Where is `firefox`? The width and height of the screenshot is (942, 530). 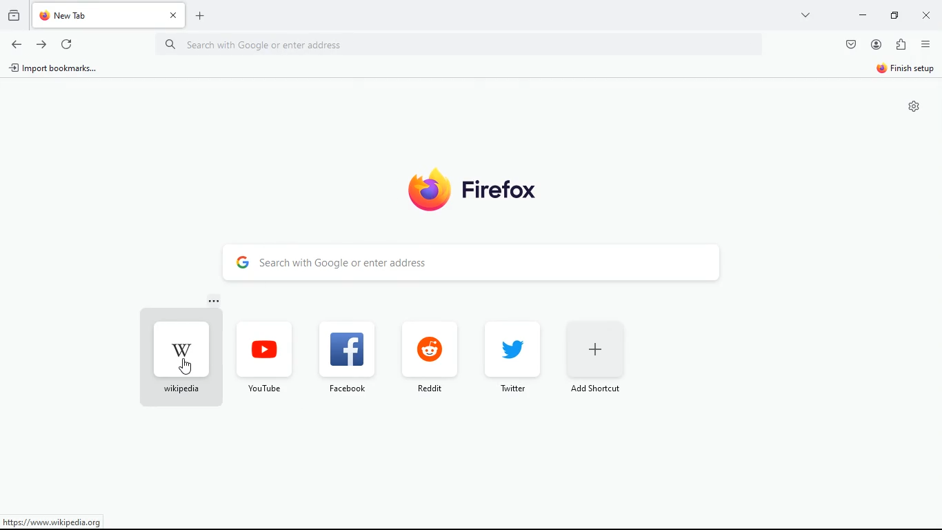
firefox is located at coordinates (478, 188).